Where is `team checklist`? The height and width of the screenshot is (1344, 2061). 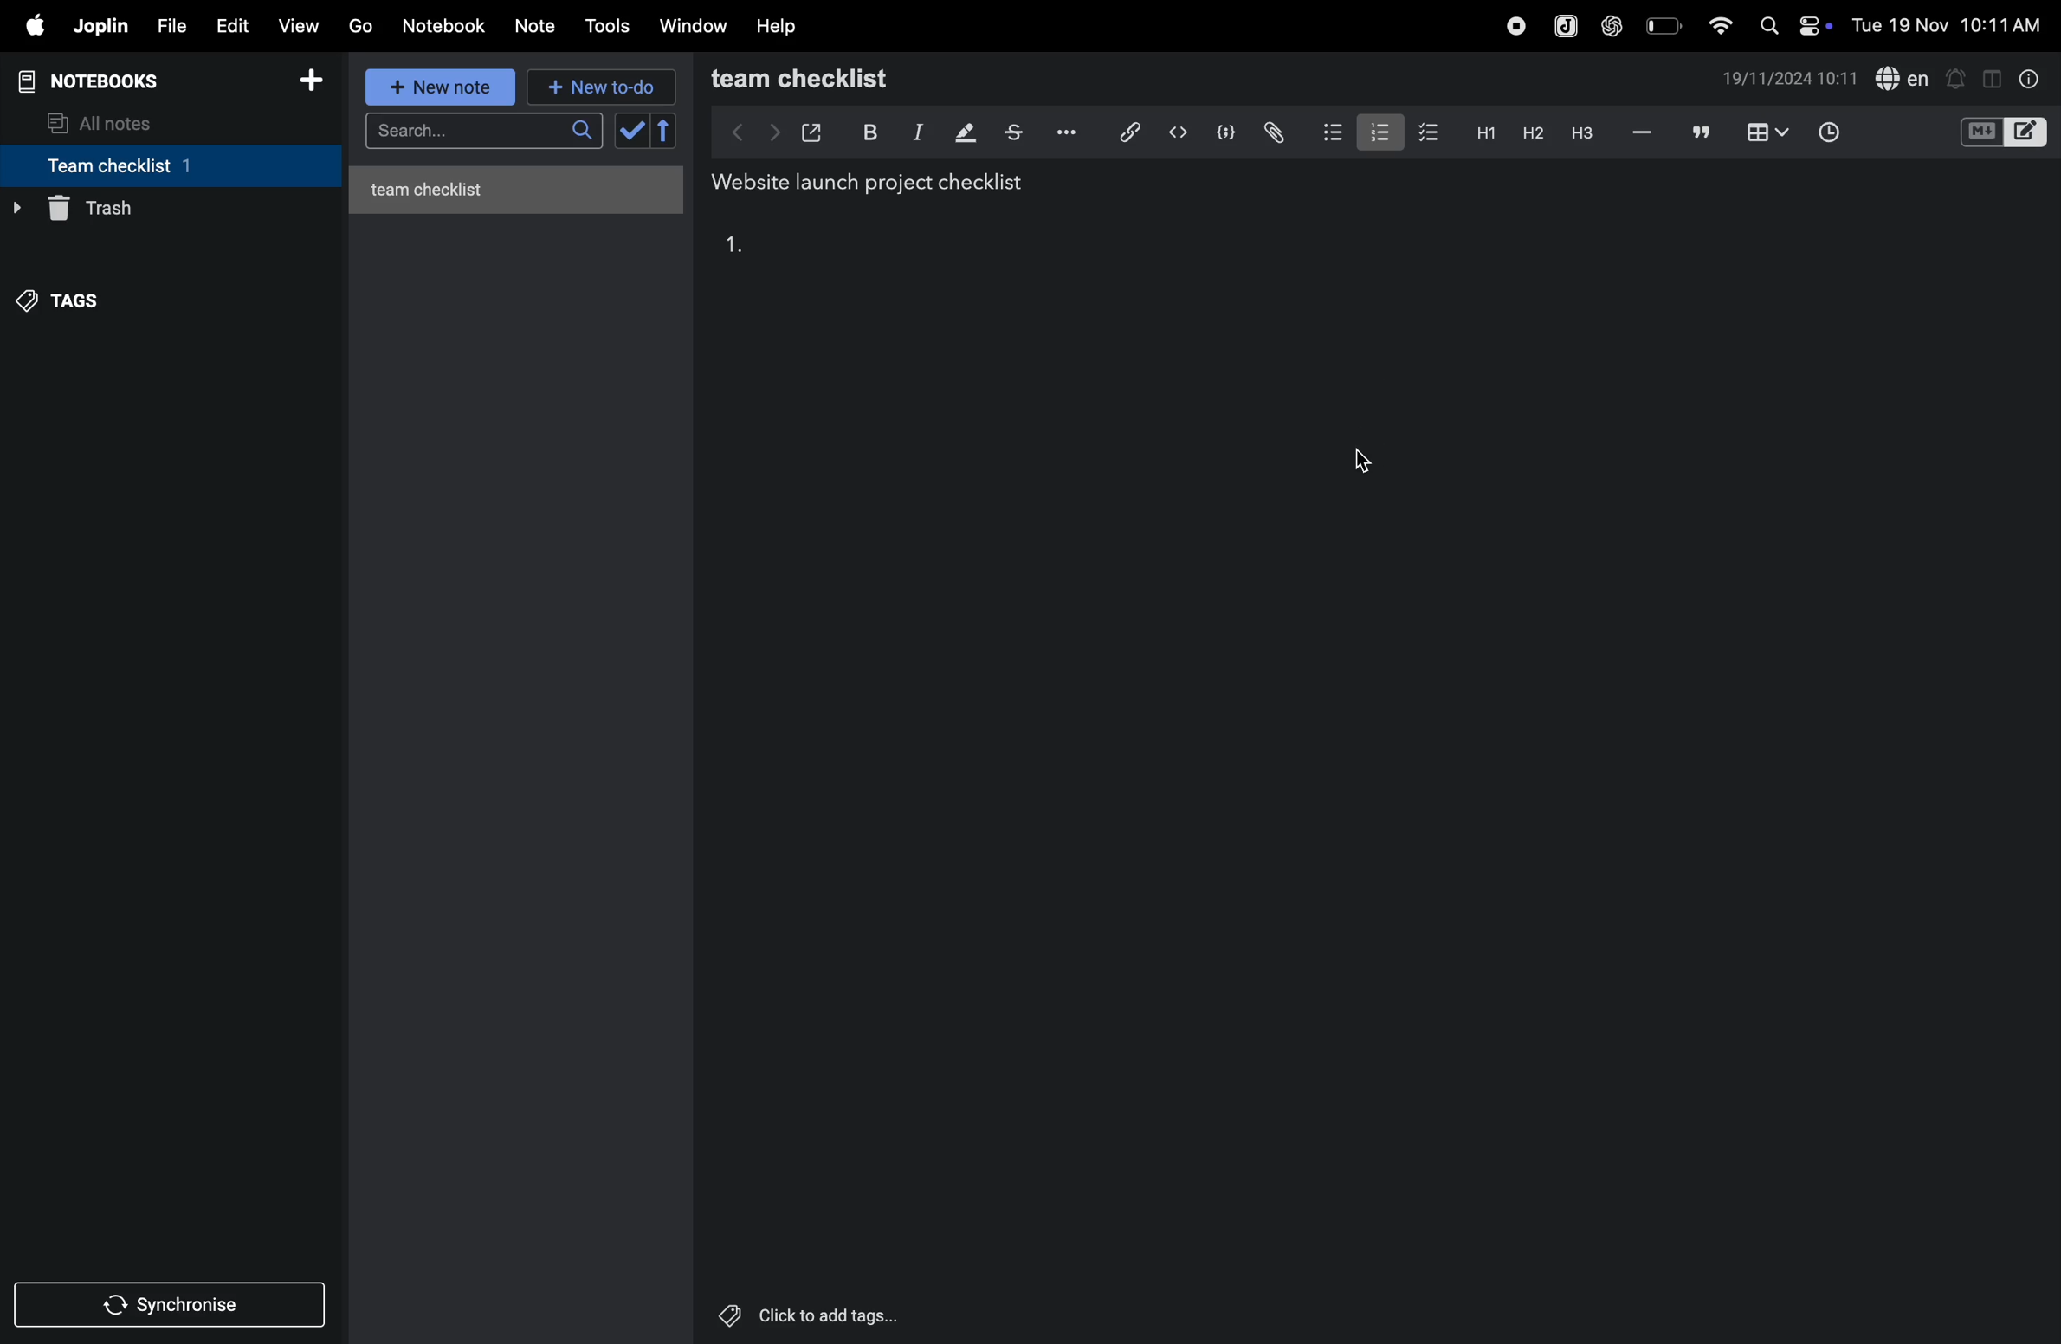
team checklist is located at coordinates (141, 165).